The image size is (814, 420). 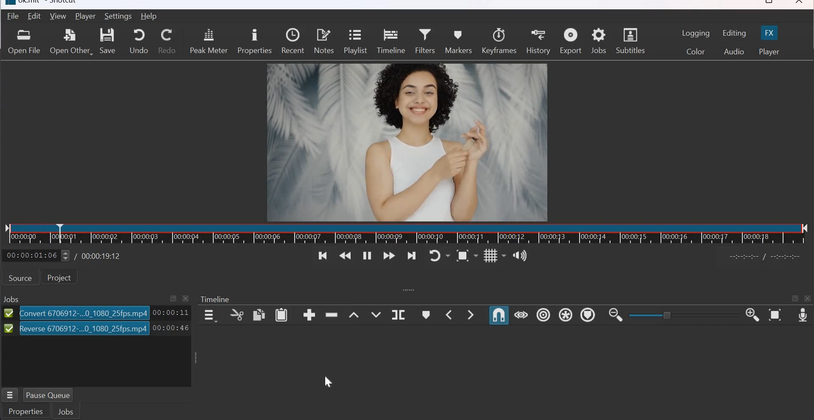 What do you see at coordinates (735, 33) in the screenshot?
I see `Editing` at bounding box center [735, 33].